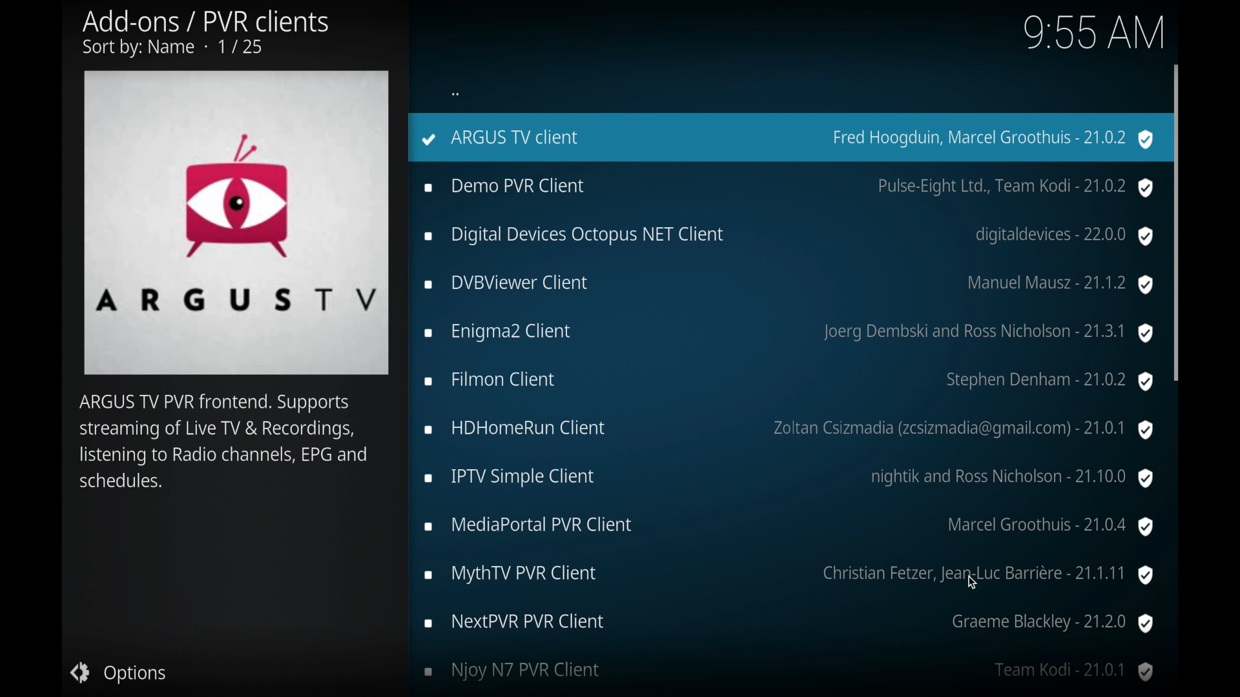  Describe the element at coordinates (787, 333) in the screenshot. I see `enigma2 client` at that location.